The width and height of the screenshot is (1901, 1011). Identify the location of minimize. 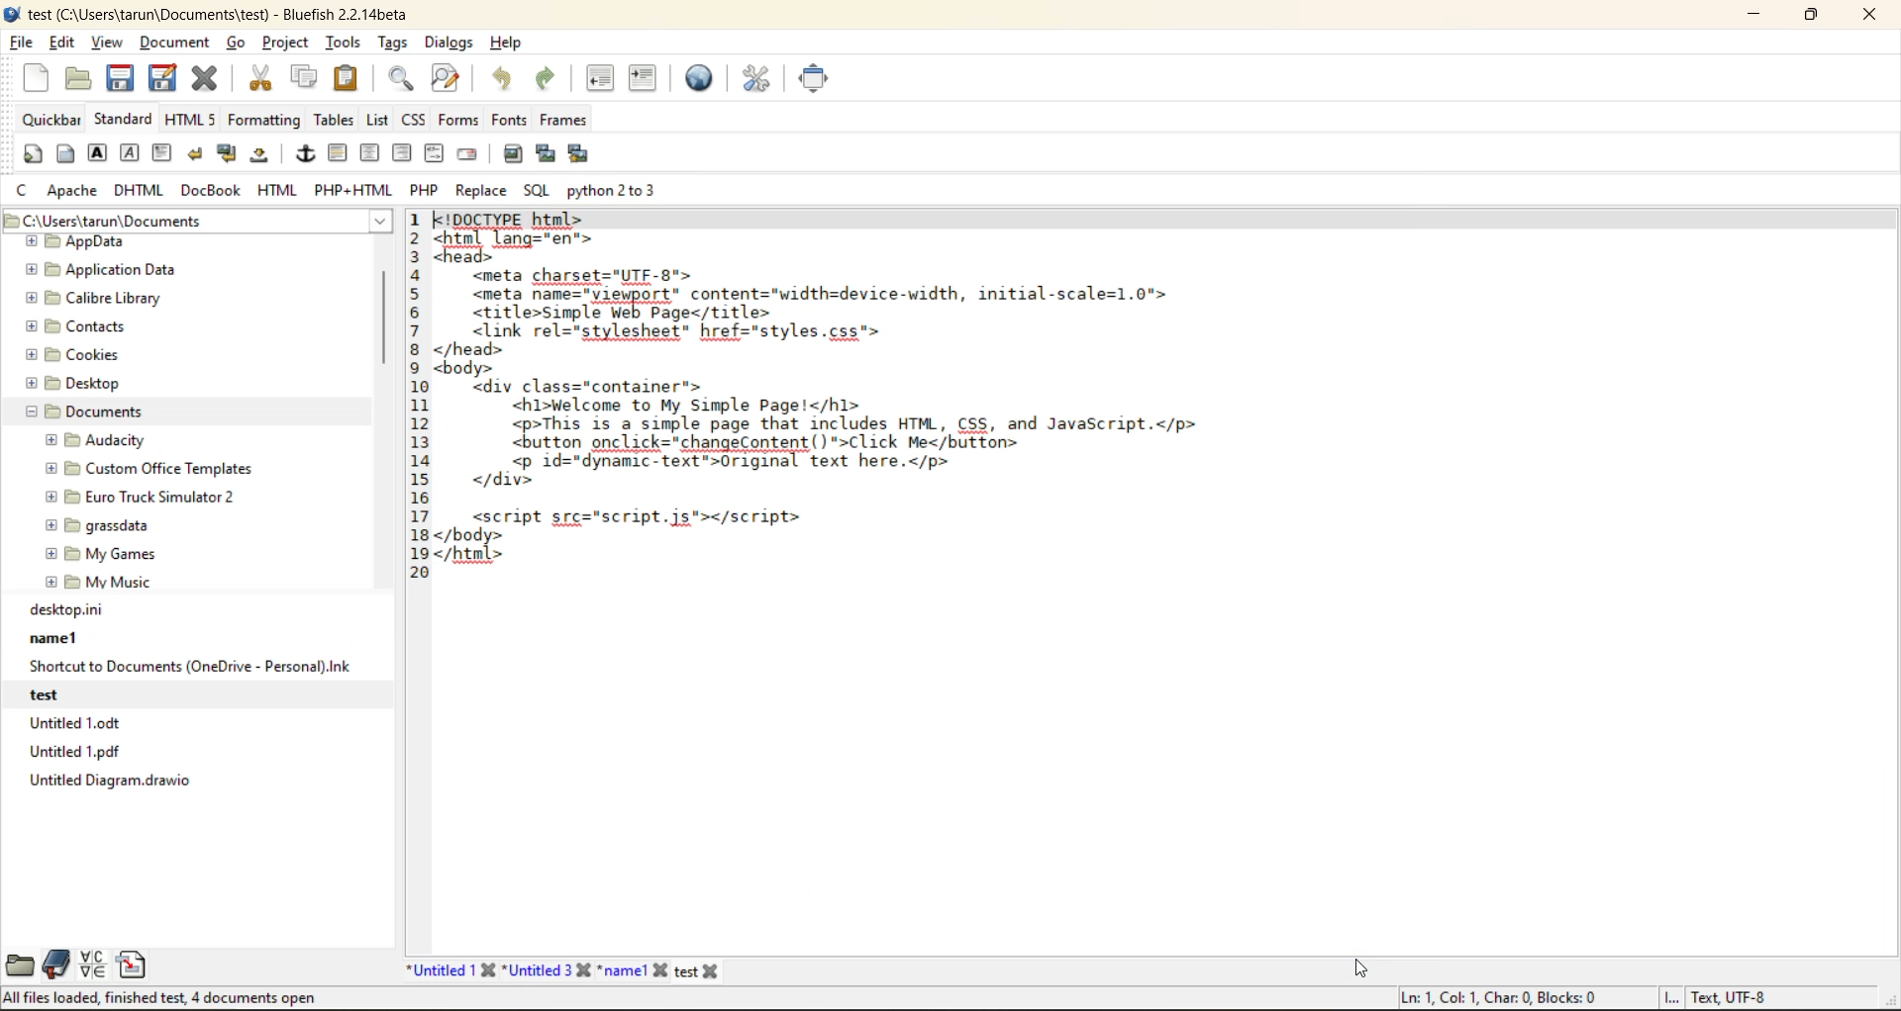
(1751, 14).